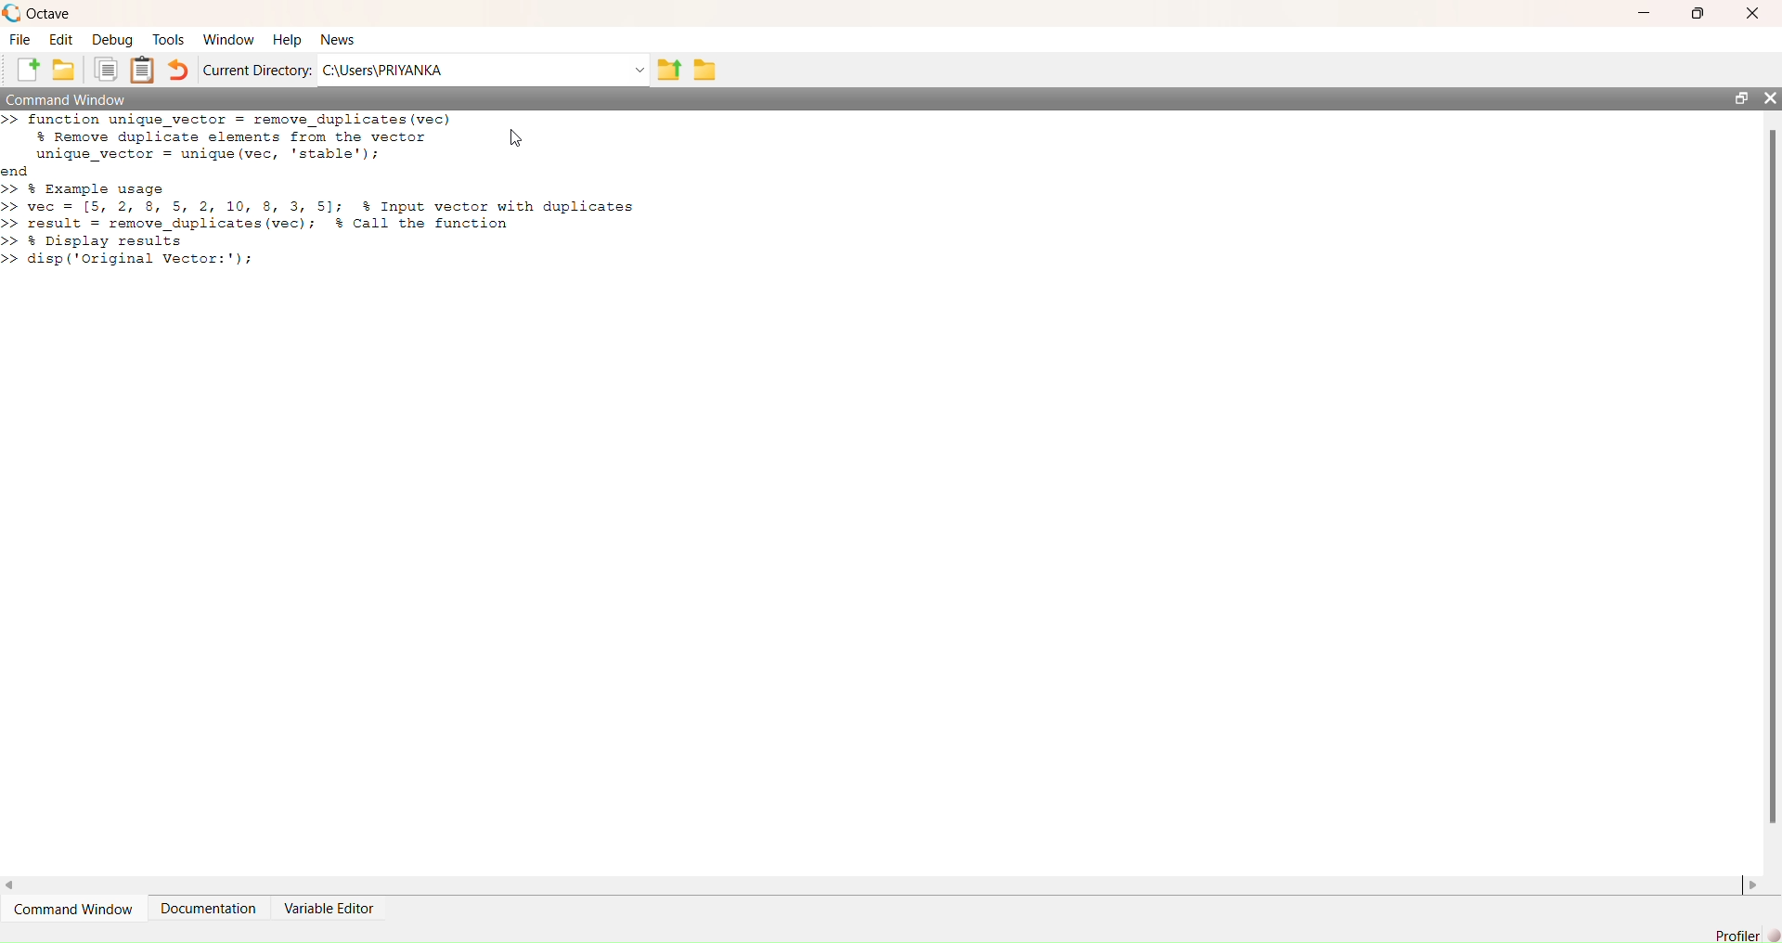 The width and height of the screenshot is (1782, 943). Describe the element at coordinates (1742, 98) in the screenshot. I see `open in separate window` at that location.